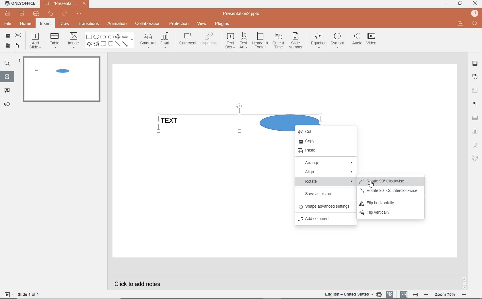 Image resolution: width=482 pixels, height=299 pixels. I want to click on Presentation2.pptx, so click(242, 14).